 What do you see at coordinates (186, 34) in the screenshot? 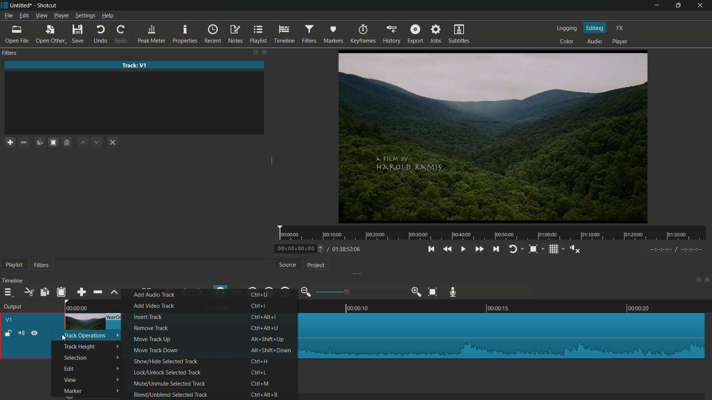
I see `properties` at bounding box center [186, 34].